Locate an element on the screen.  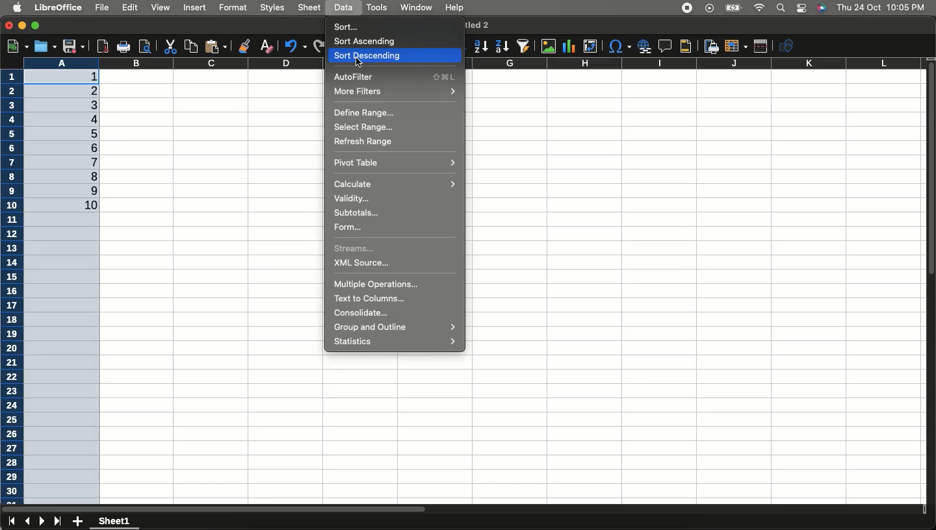
Insert image is located at coordinates (550, 47).